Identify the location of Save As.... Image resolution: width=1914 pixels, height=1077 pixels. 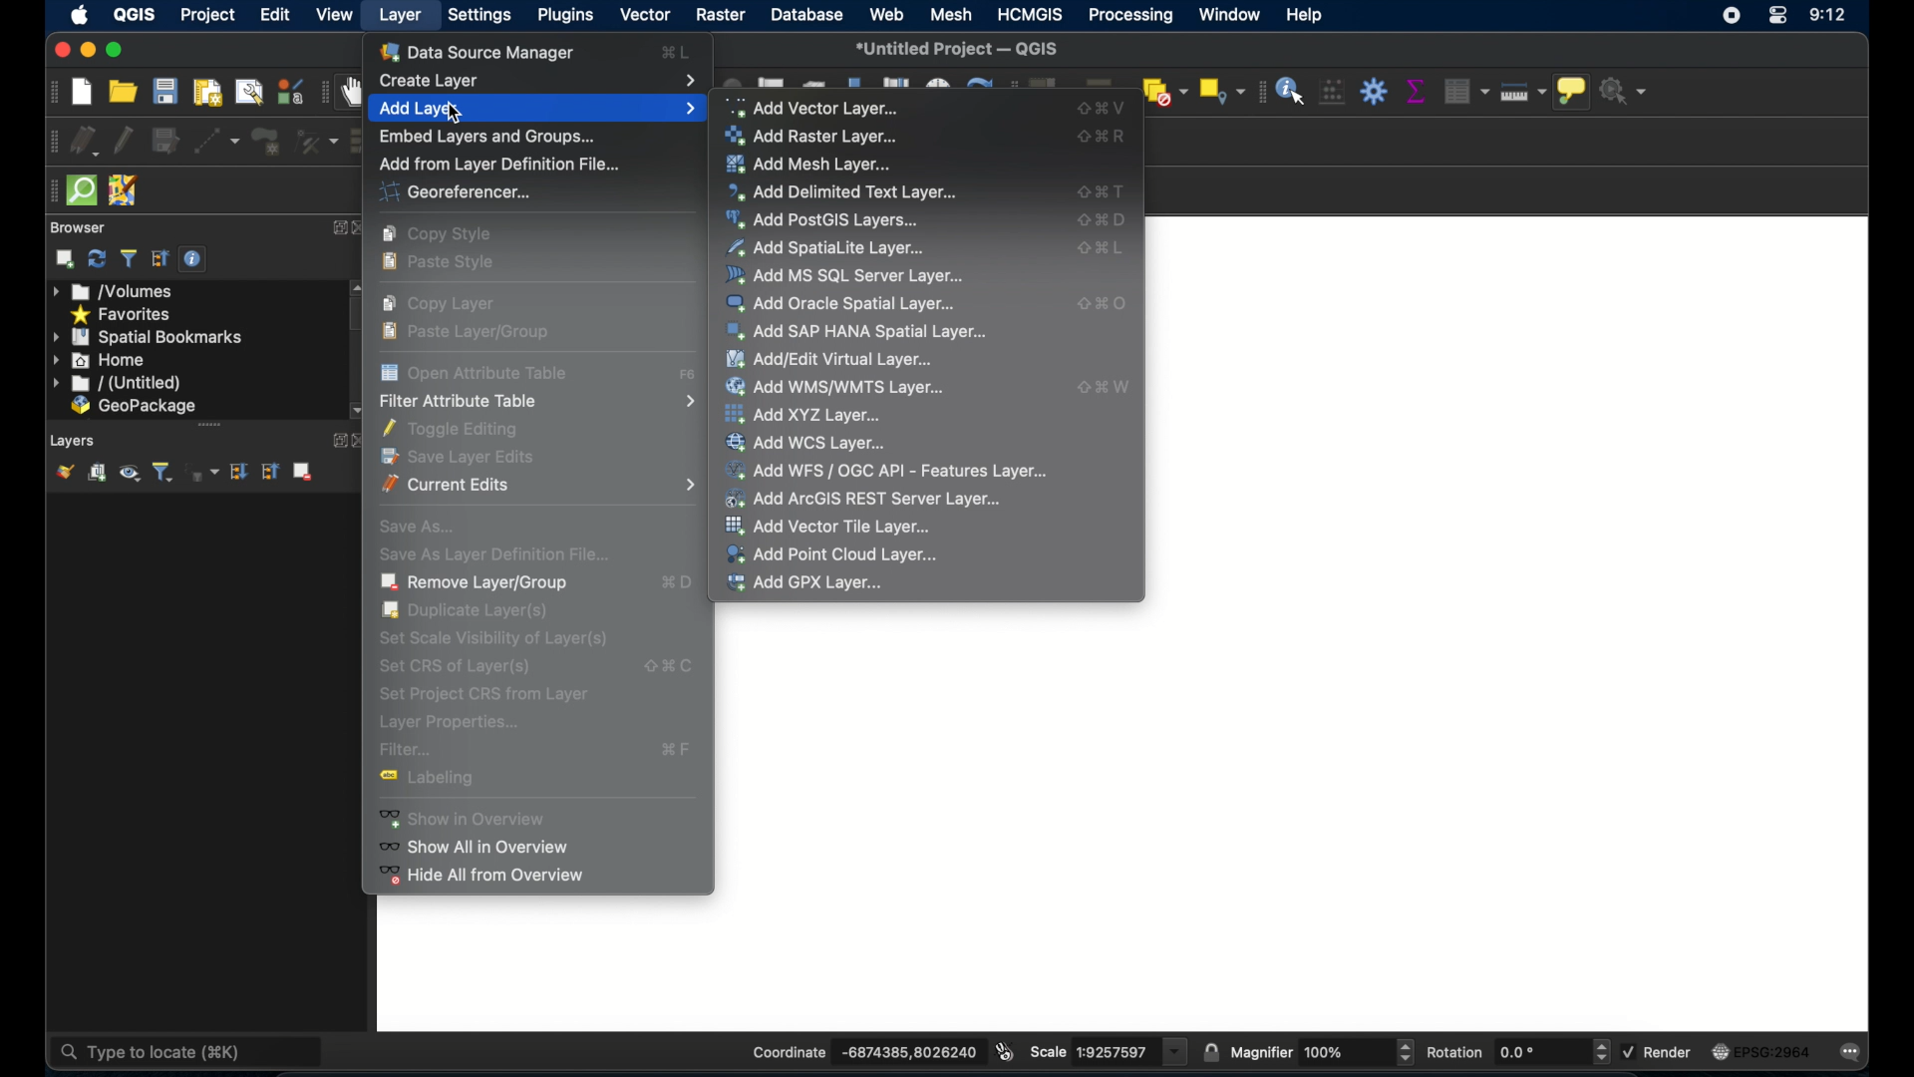
(423, 527).